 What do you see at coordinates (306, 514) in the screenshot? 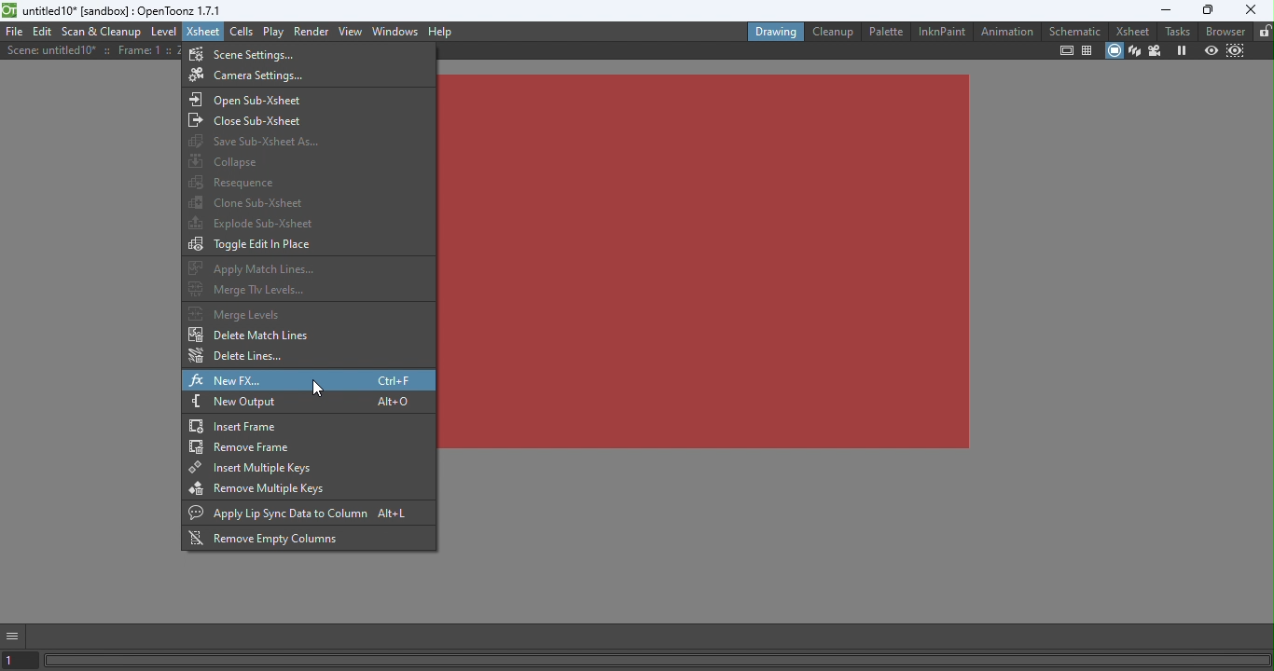
I see `Apply Lip sync data to column` at bounding box center [306, 514].